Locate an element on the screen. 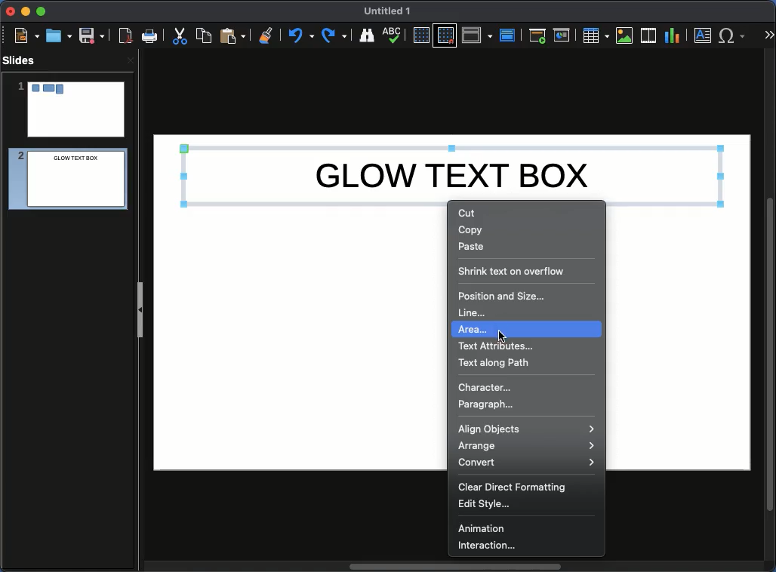  Print is located at coordinates (150, 37).